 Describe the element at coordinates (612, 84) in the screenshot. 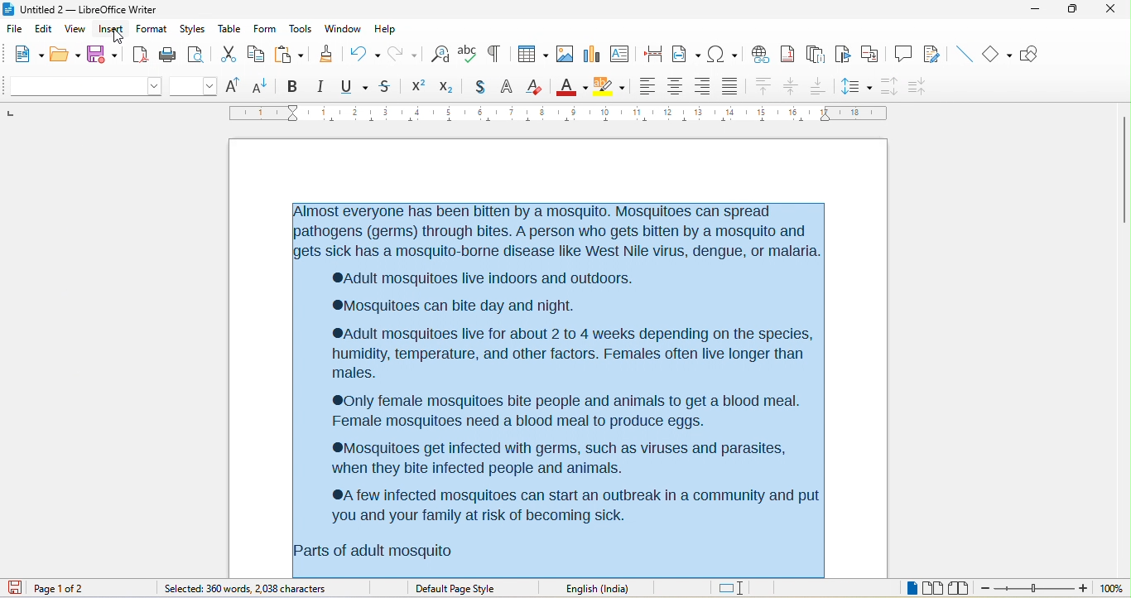

I see `background color` at that location.